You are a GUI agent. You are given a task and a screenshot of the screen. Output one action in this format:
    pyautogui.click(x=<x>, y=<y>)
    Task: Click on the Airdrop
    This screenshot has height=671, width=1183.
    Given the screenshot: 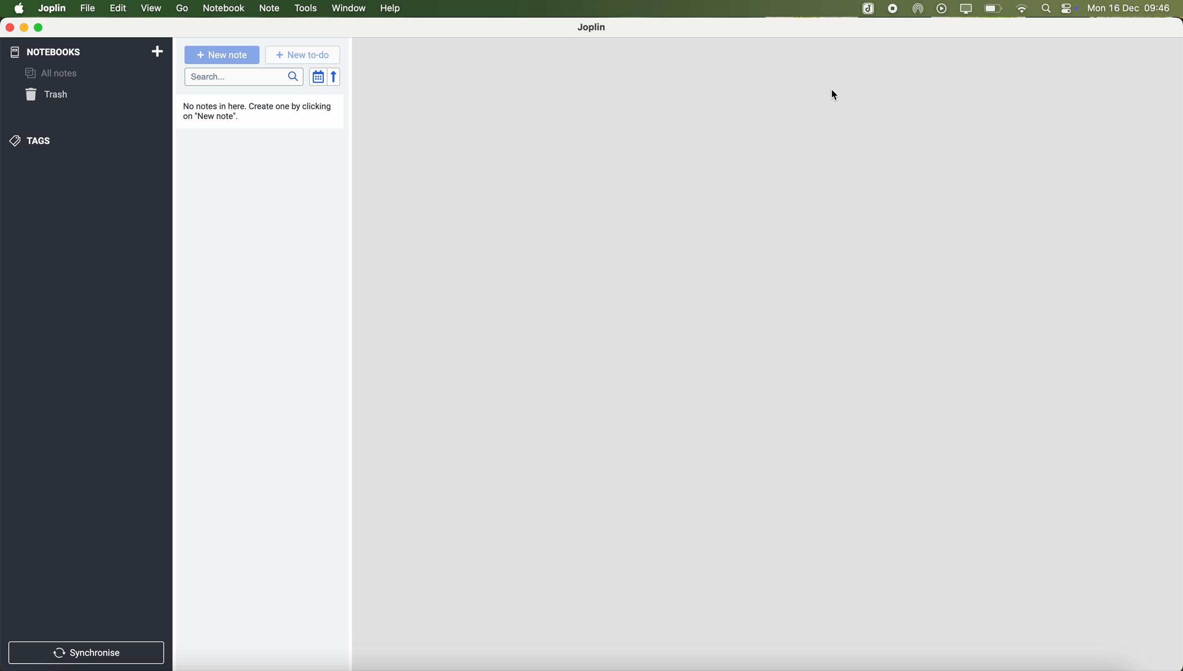 What is the action you would take?
    pyautogui.click(x=920, y=9)
    